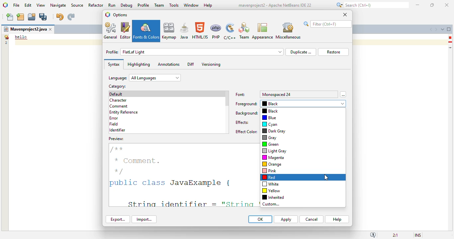 The image size is (454, 239). I want to click on refactor, so click(96, 5).